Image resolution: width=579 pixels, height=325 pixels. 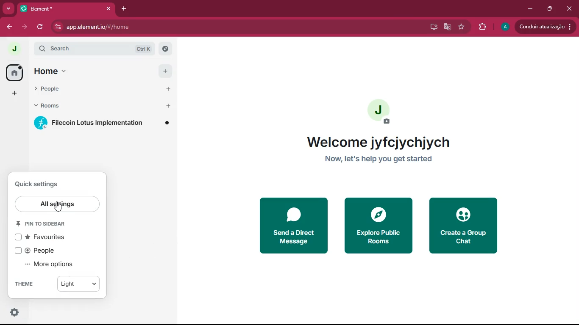 What do you see at coordinates (39, 28) in the screenshot?
I see `refresh` at bounding box center [39, 28].